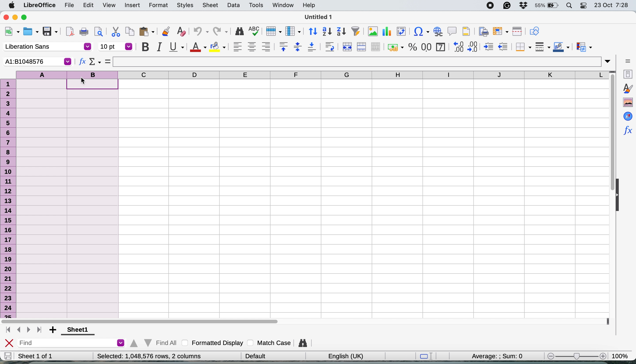 The height and width of the screenshot is (364, 636). I want to click on new, so click(11, 32).